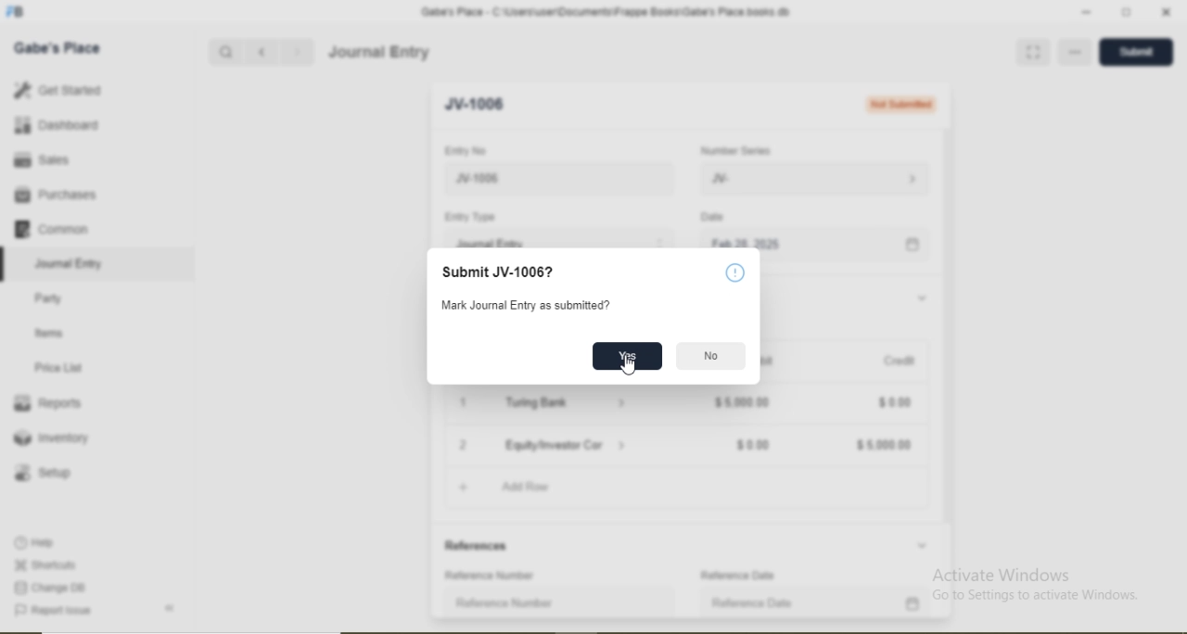  I want to click on JV-1006, so click(482, 105).